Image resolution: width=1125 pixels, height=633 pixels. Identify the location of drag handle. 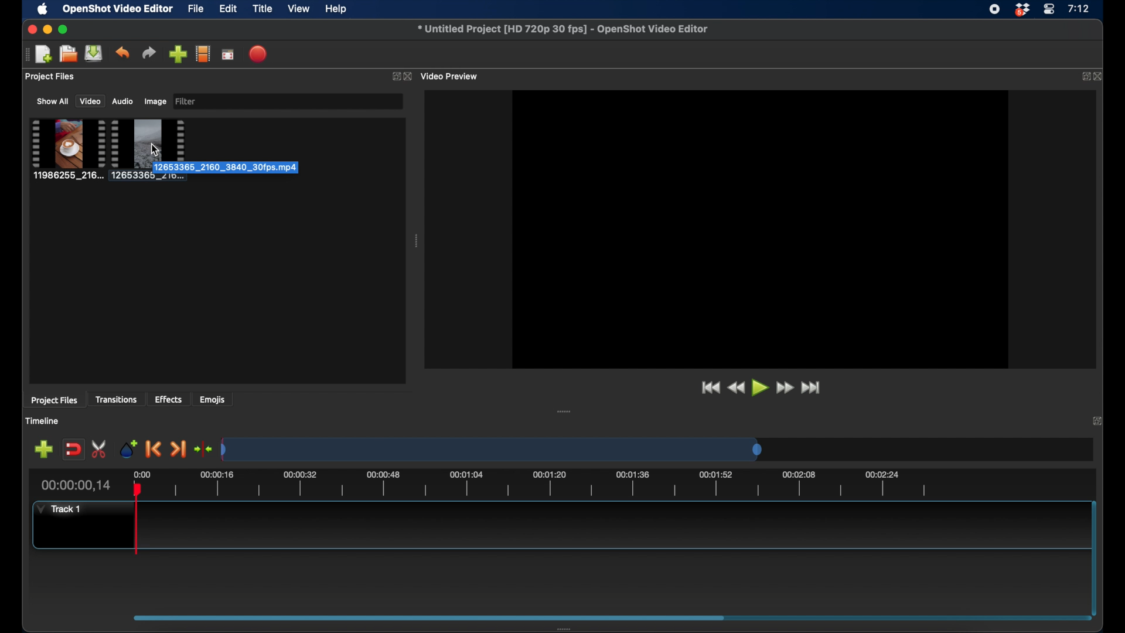
(429, 617).